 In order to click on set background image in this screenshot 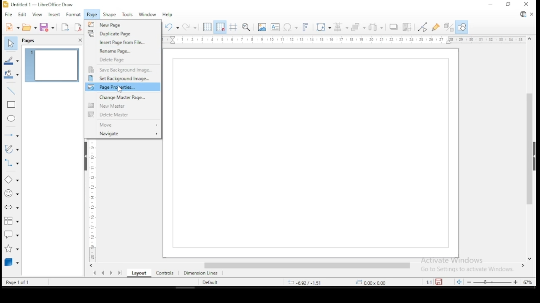, I will do `click(123, 78)`.